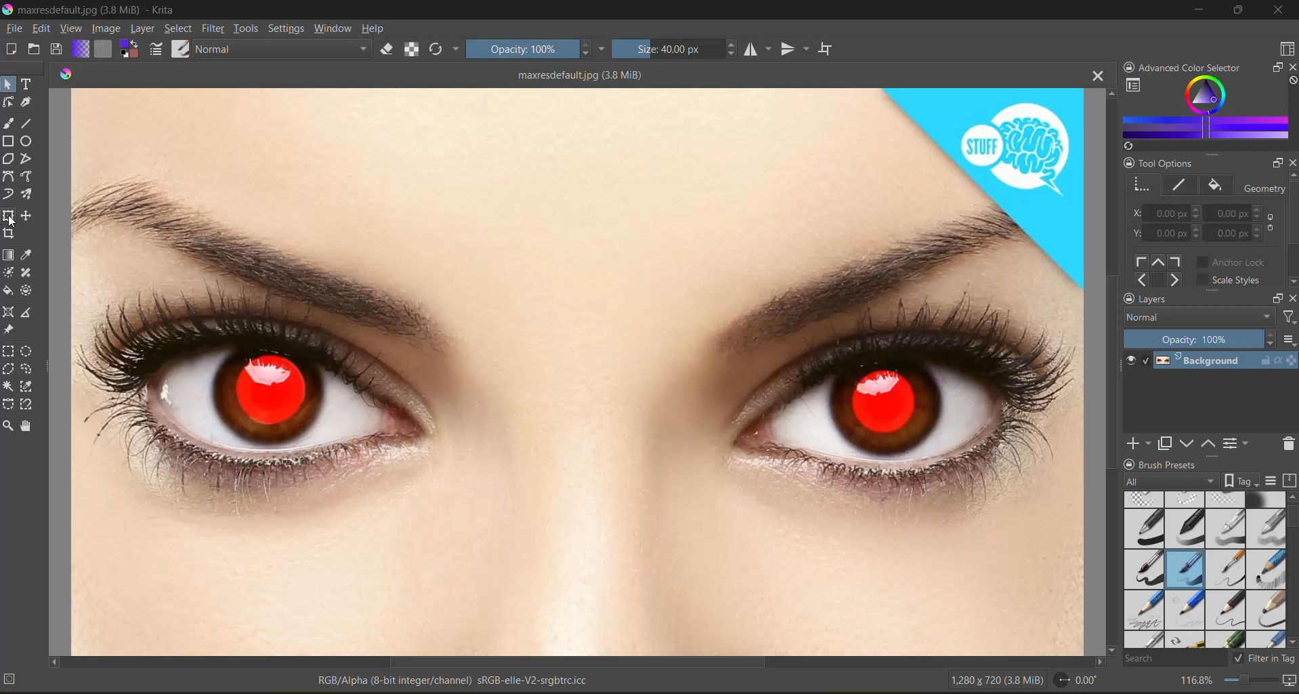 The height and width of the screenshot is (694, 1299). Describe the element at coordinates (1176, 462) in the screenshot. I see `Brush Presets` at that location.